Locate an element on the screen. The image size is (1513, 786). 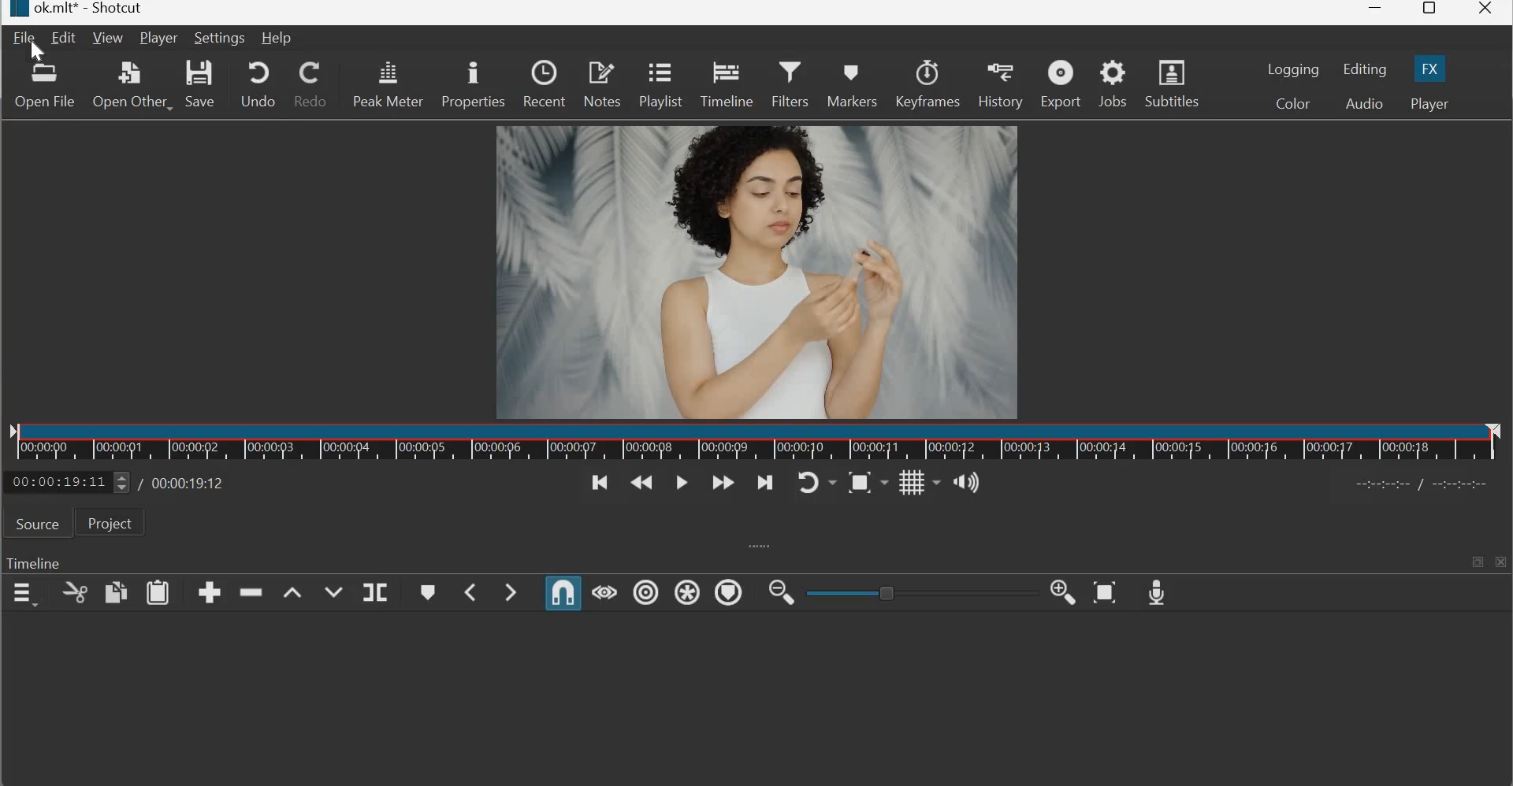
Filters is located at coordinates (790, 82).